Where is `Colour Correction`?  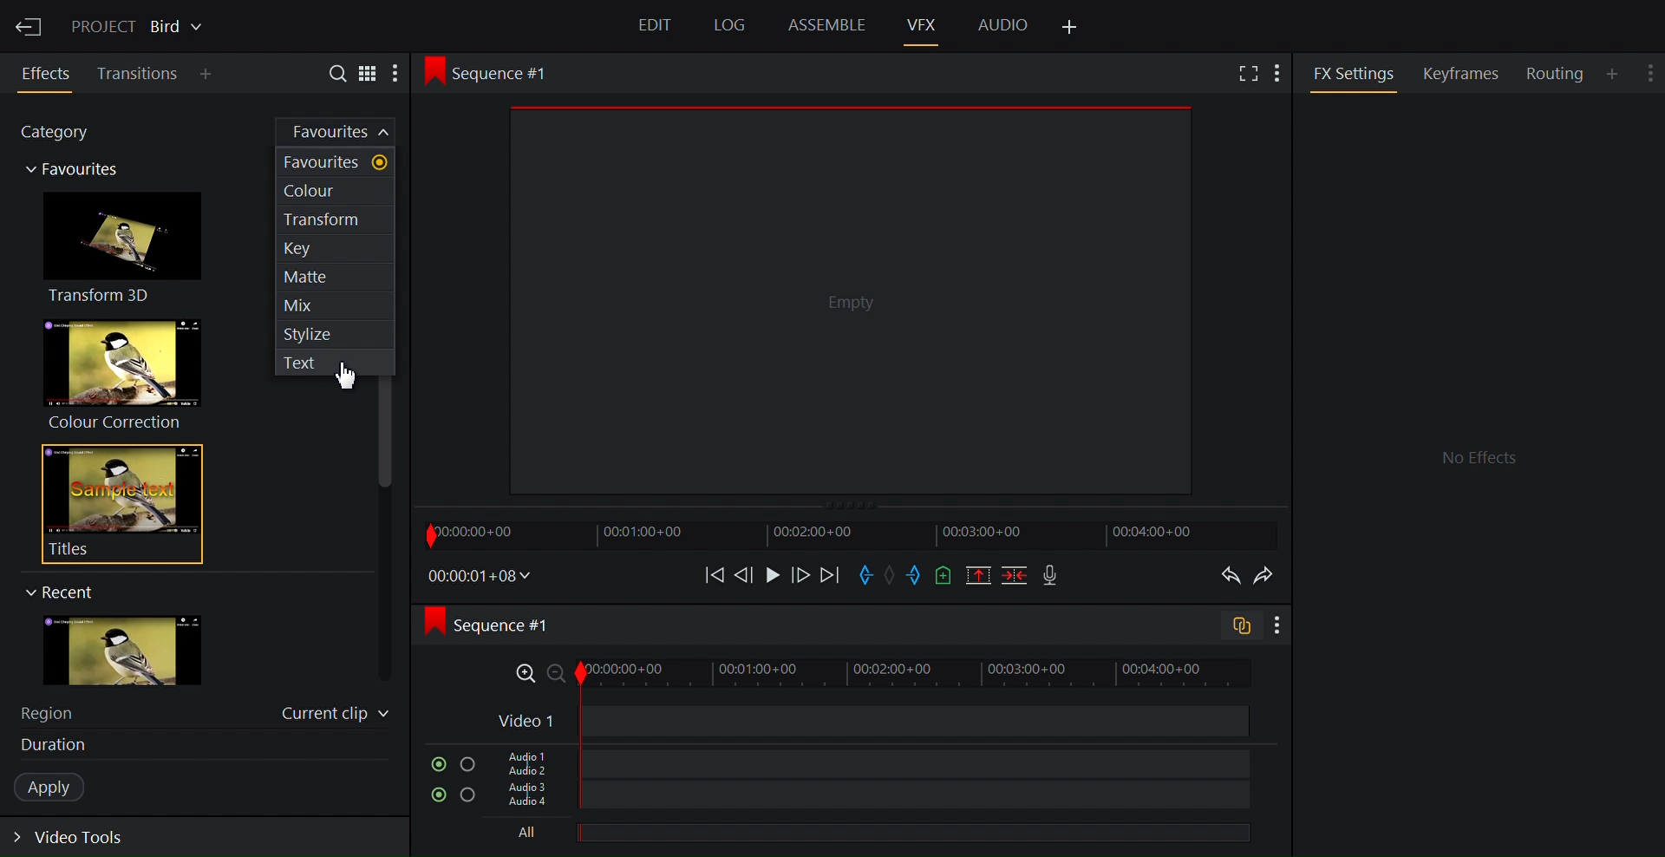 Colour Correction is located at coordinates (130, 372).